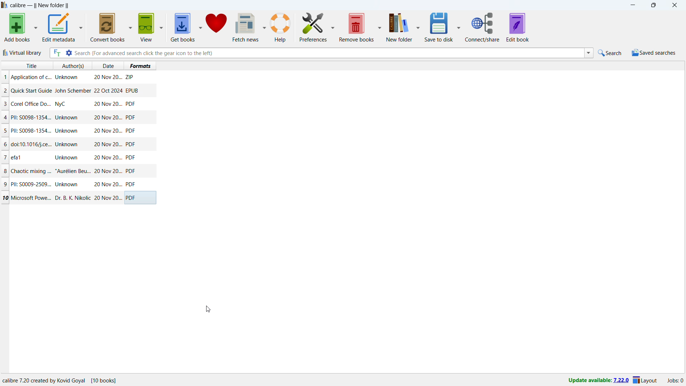  I want to click on Dr. B. K. Nikolic, so click(72, 198).